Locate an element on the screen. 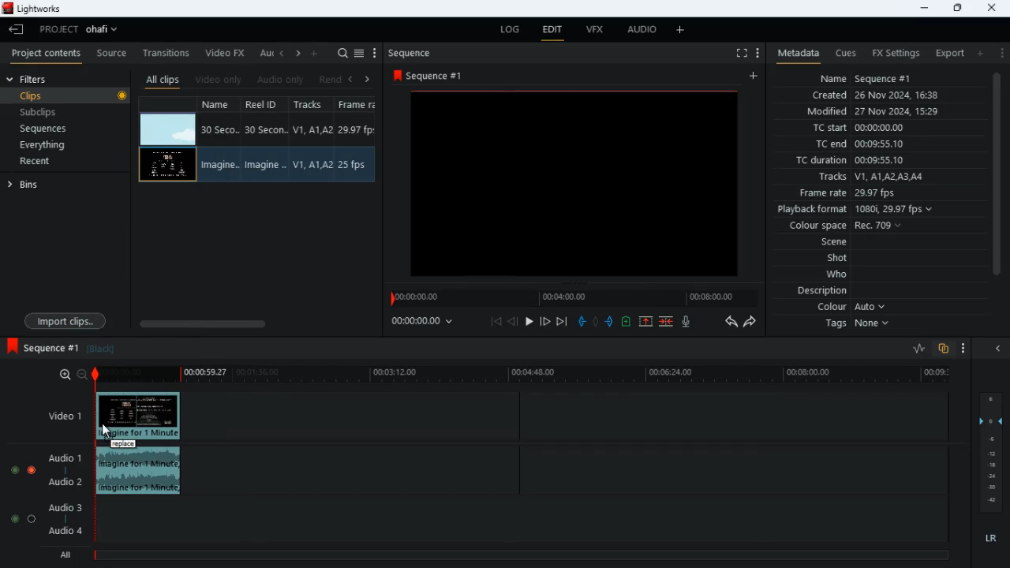  close is located at coordinates (1001, 349).